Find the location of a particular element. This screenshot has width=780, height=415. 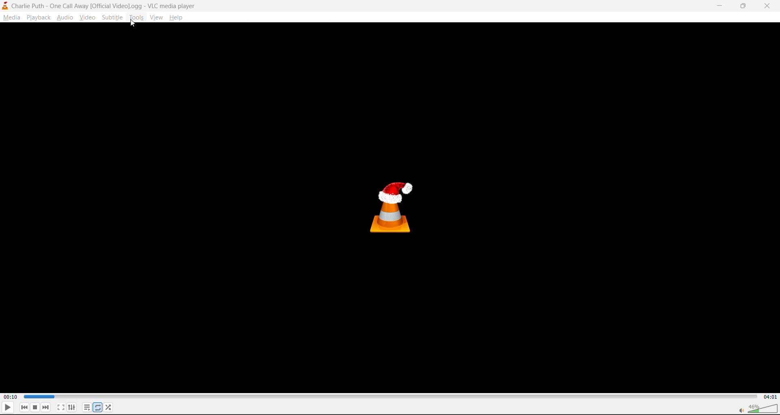

random is located at coordinates (109, 408).